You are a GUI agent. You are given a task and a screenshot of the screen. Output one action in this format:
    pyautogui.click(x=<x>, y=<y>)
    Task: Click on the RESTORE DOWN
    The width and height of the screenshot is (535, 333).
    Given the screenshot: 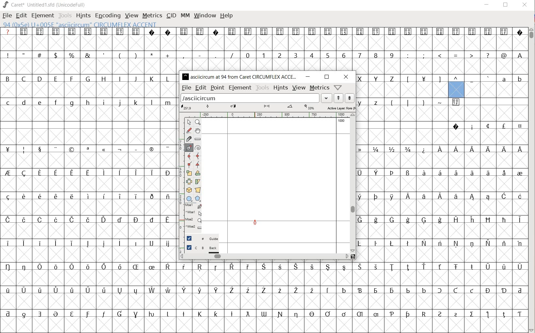 What is the action you would take?
    pyautogui.click(x=506, y=6)
    